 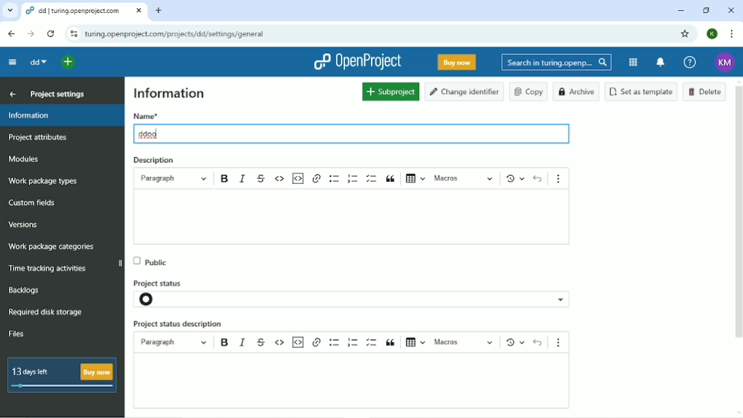 What do you see at coordinates (17, 334) in the screenshot?
I see `Files` at bounding box center [17, 334].